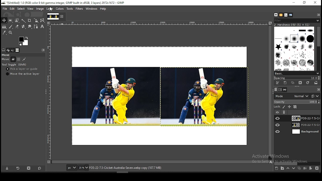 Image resolution: width=322 pixels, height=181 pixels. I want to click on tool, so click(43, 50).